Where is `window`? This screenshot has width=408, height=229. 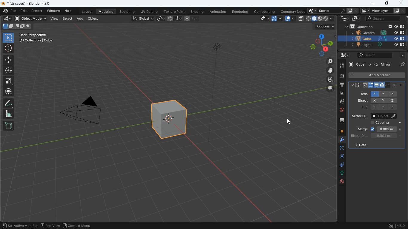 window is located at coordinates (53, 10).